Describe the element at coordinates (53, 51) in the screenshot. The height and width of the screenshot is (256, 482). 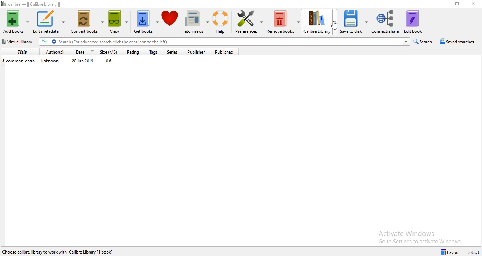
I see `Author(s)` at that location.